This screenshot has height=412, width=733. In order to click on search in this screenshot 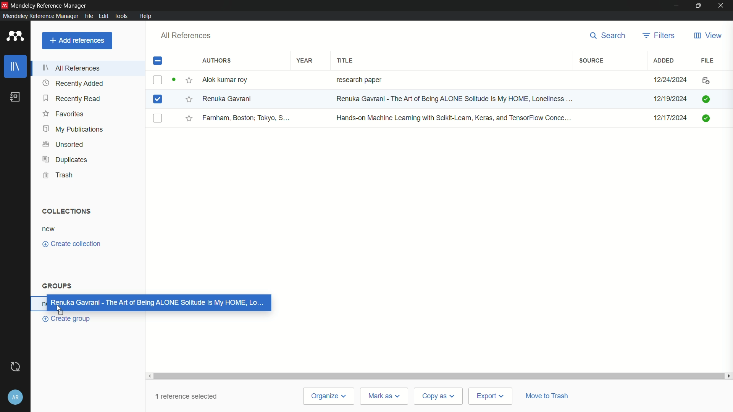, I will do `click(605, 35)`.